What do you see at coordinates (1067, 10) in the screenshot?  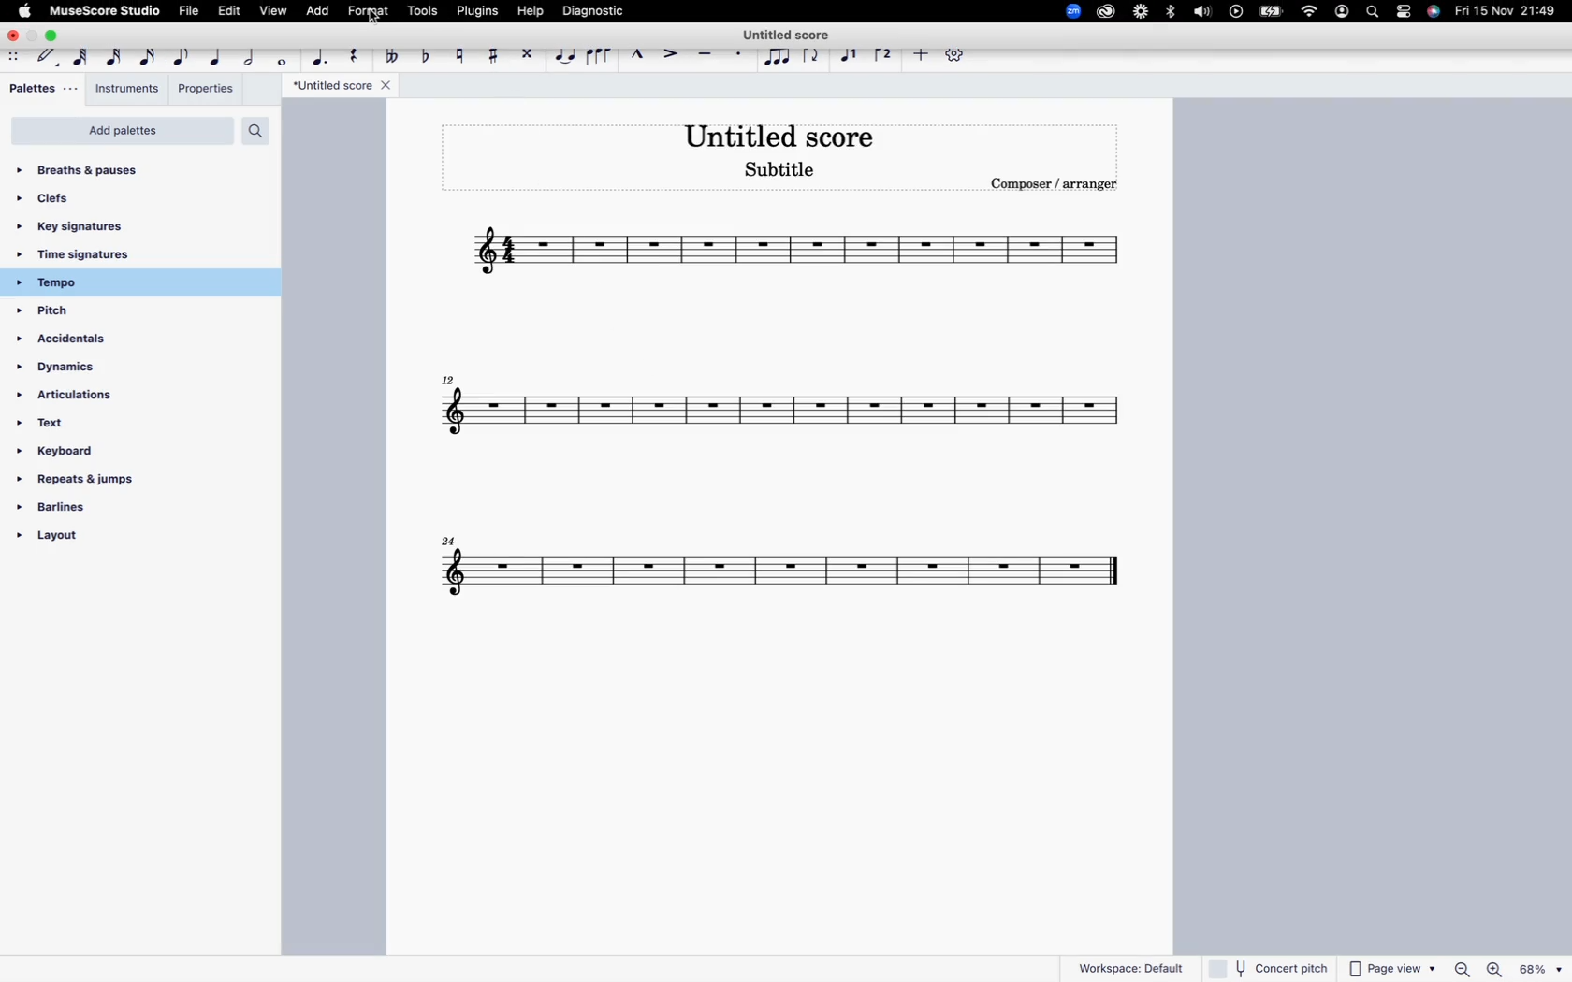 I see `zoom` at bounding box center [1067, 10].